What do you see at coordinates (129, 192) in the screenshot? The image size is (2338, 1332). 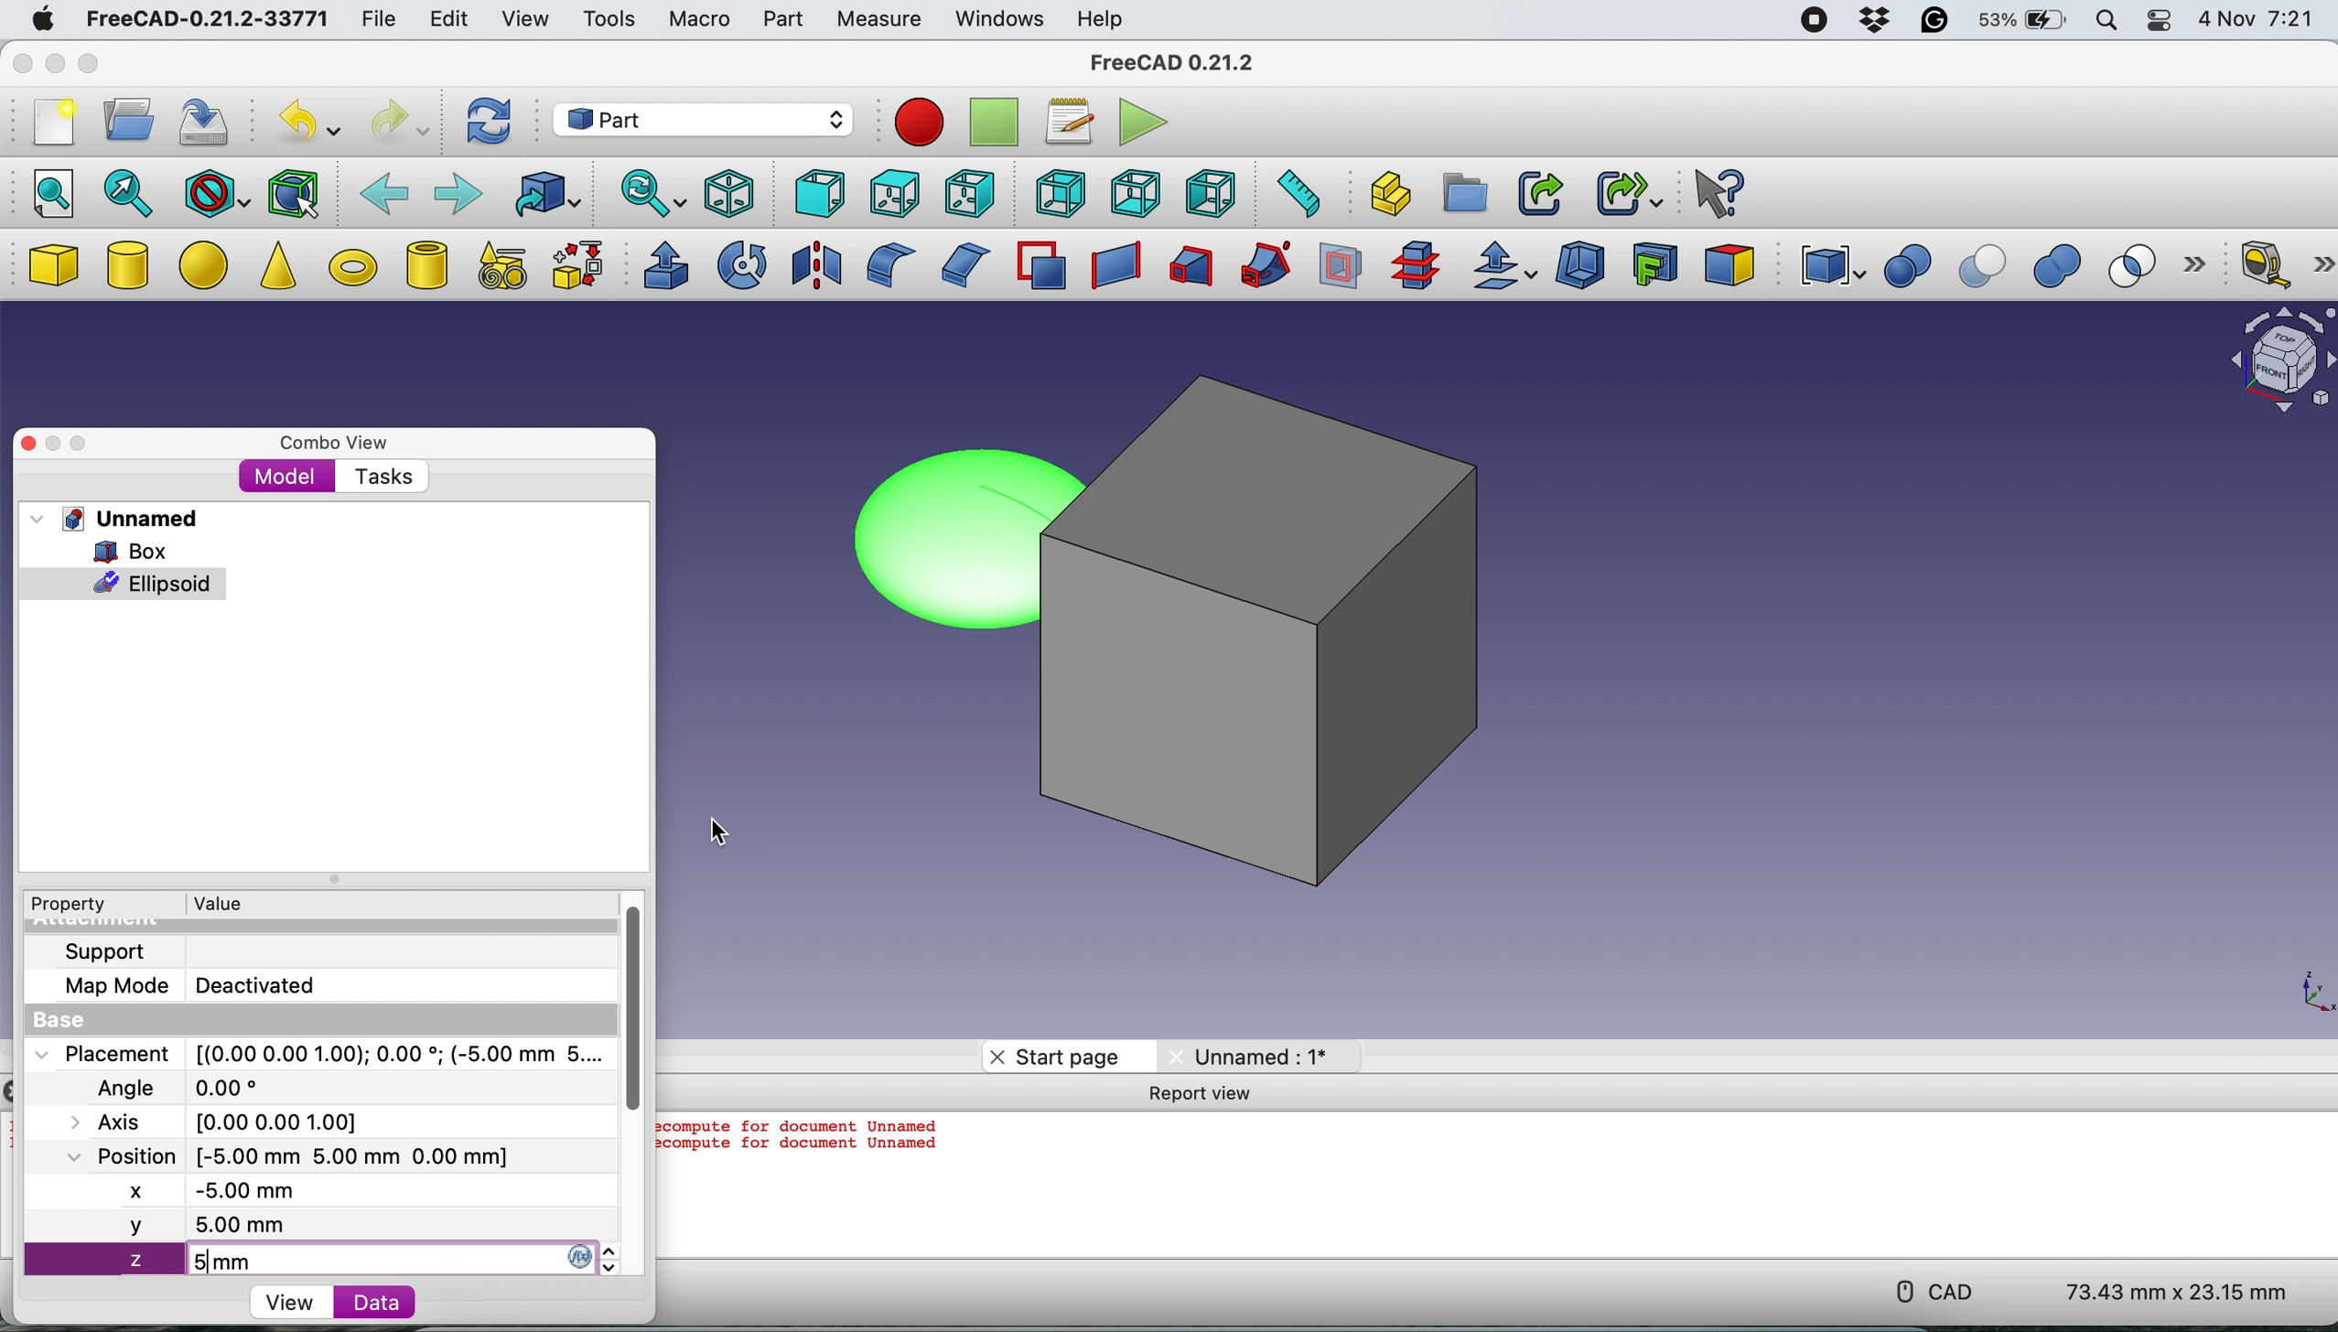 I see `fit selection` at bounding box center [129, 192].